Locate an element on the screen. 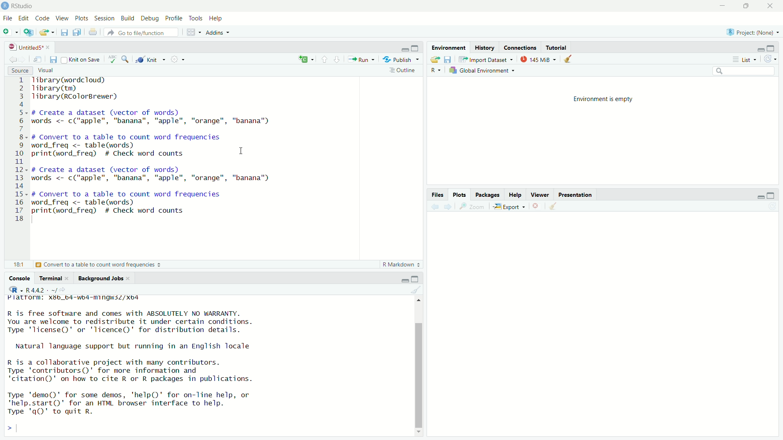 This screenshot has width=783, height=440. Help is located at coordinates (217, 18).